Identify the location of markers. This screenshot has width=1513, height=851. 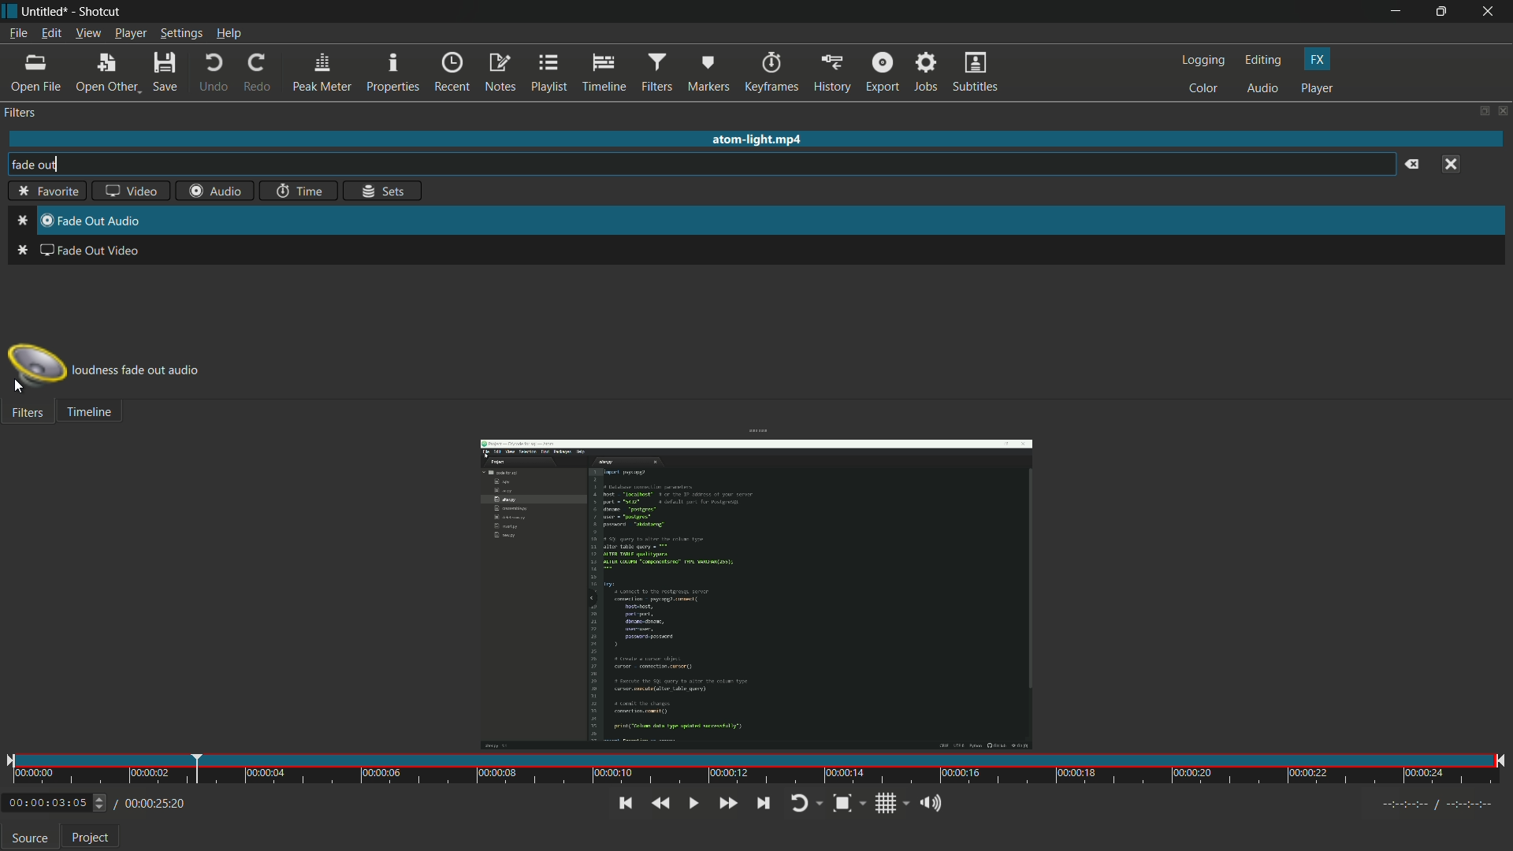
(709, 72).